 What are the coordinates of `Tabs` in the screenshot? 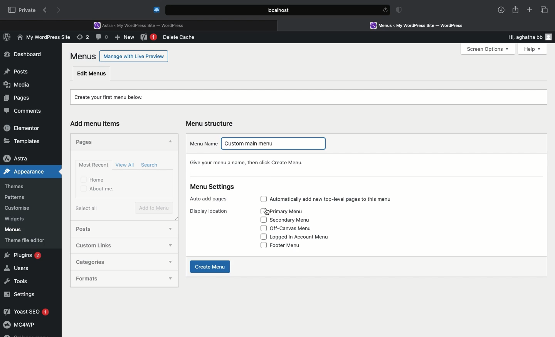 It's located at (545, 10).